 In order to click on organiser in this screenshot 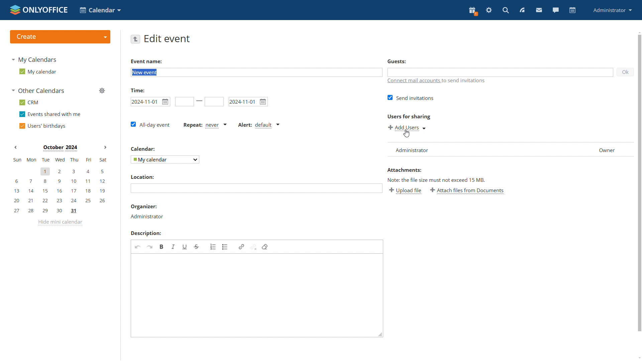, I will do `click(143, 207)`.